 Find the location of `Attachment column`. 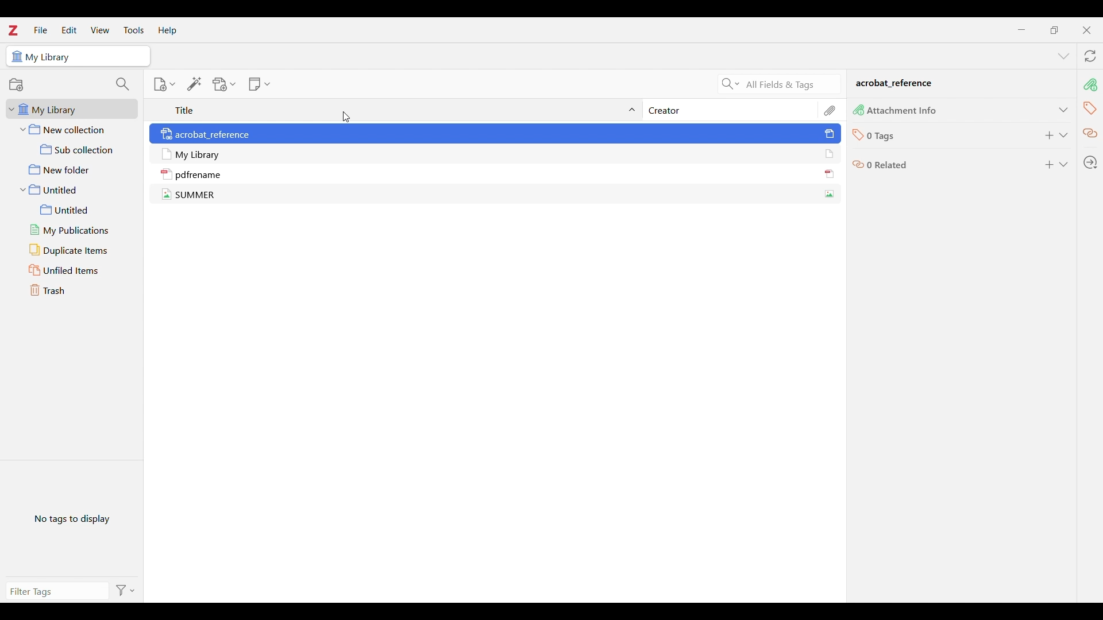

Attachment column is located at coordinates (831, 110).